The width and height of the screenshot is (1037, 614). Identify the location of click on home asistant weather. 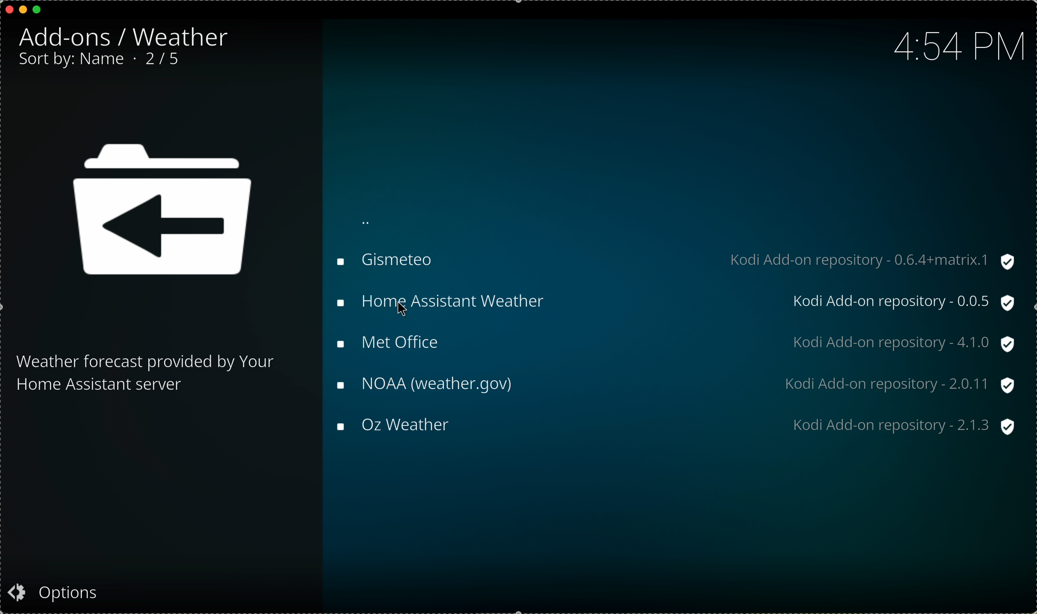
(677, 302).